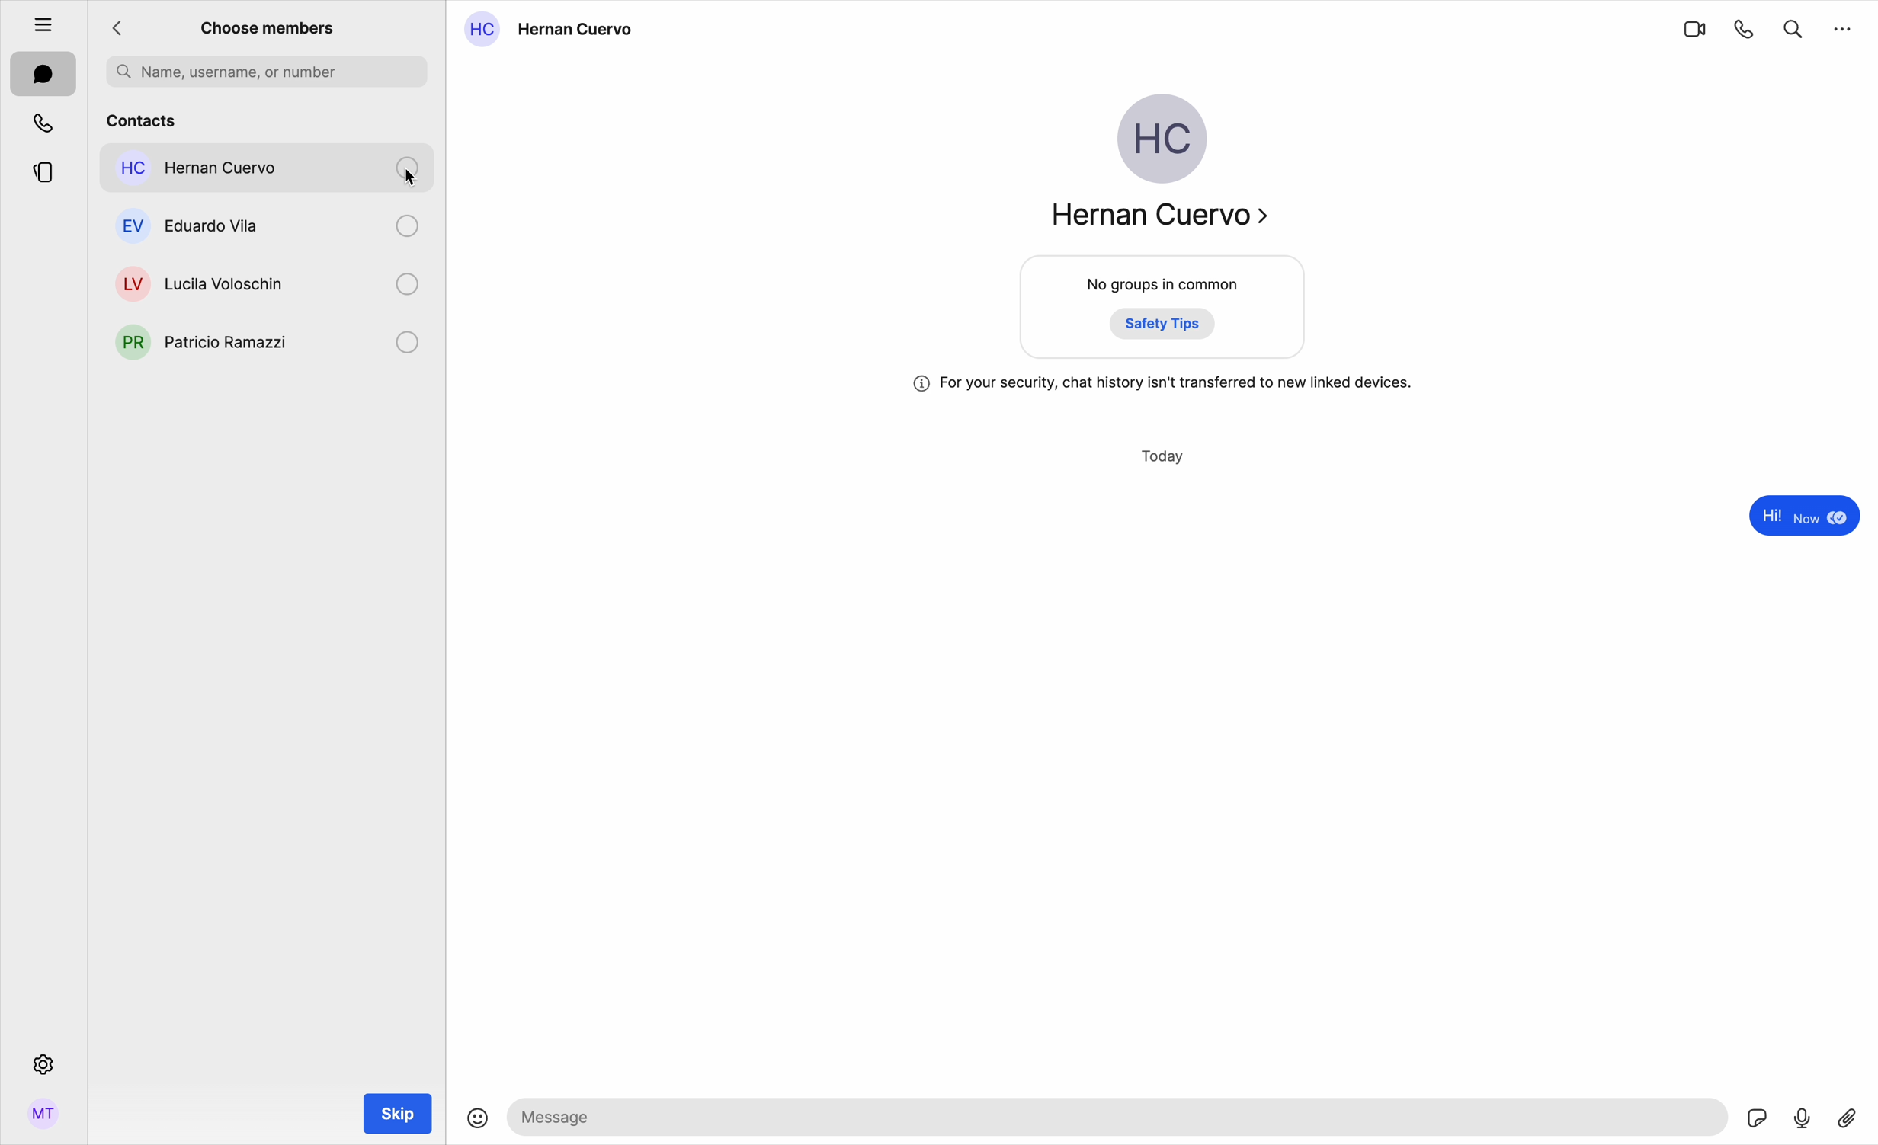  Describe the element at coordinates (46, 123) in the screenshot. I see `calls` at that location.